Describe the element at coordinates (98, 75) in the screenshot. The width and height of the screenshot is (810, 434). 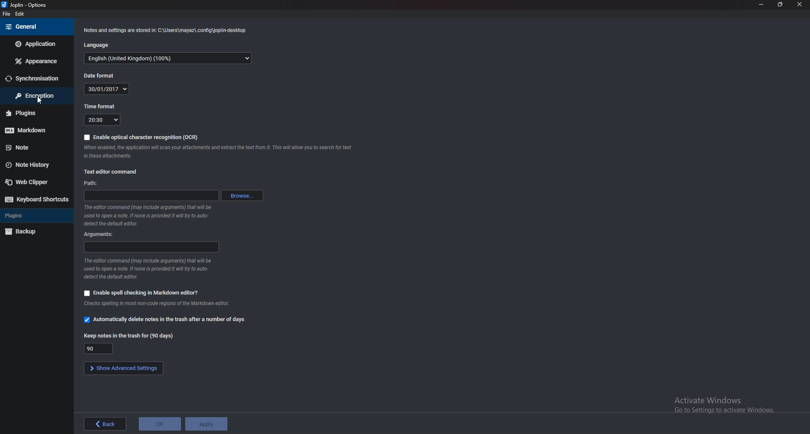
I see `date format` at that location.